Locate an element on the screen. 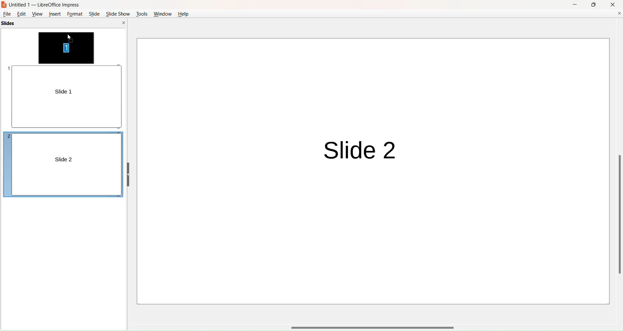 The image size is (623, 331). format is located at coordinates (75, 14).